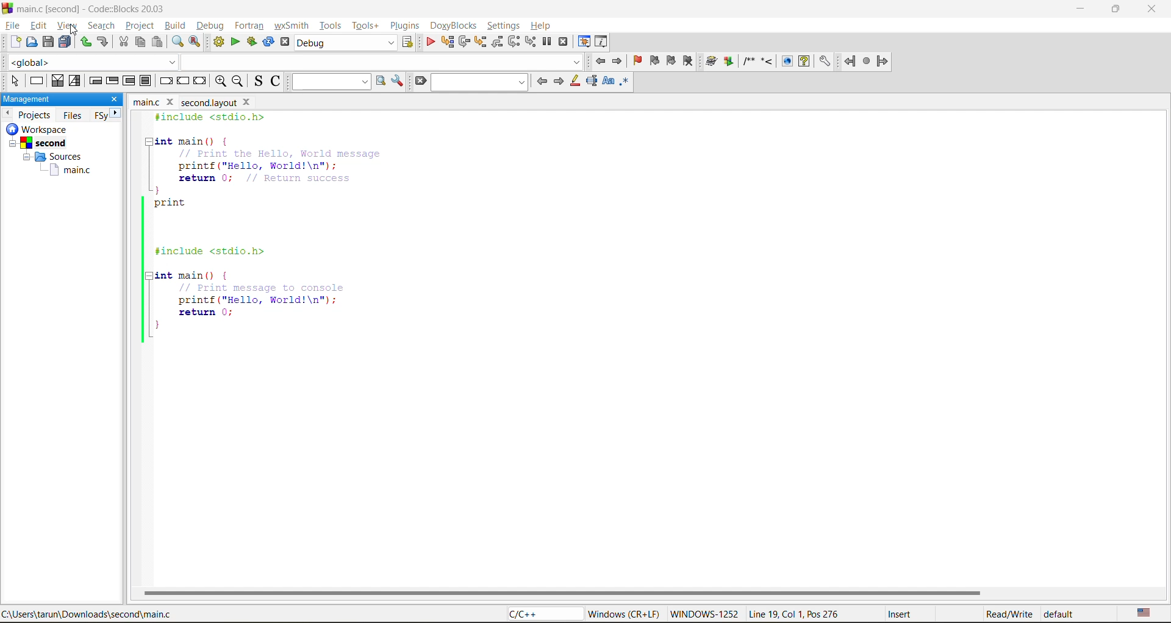 Image resolution: width=1171 pixels, height=623 pixels. I want to click on continue instruction, so click(183, 80).